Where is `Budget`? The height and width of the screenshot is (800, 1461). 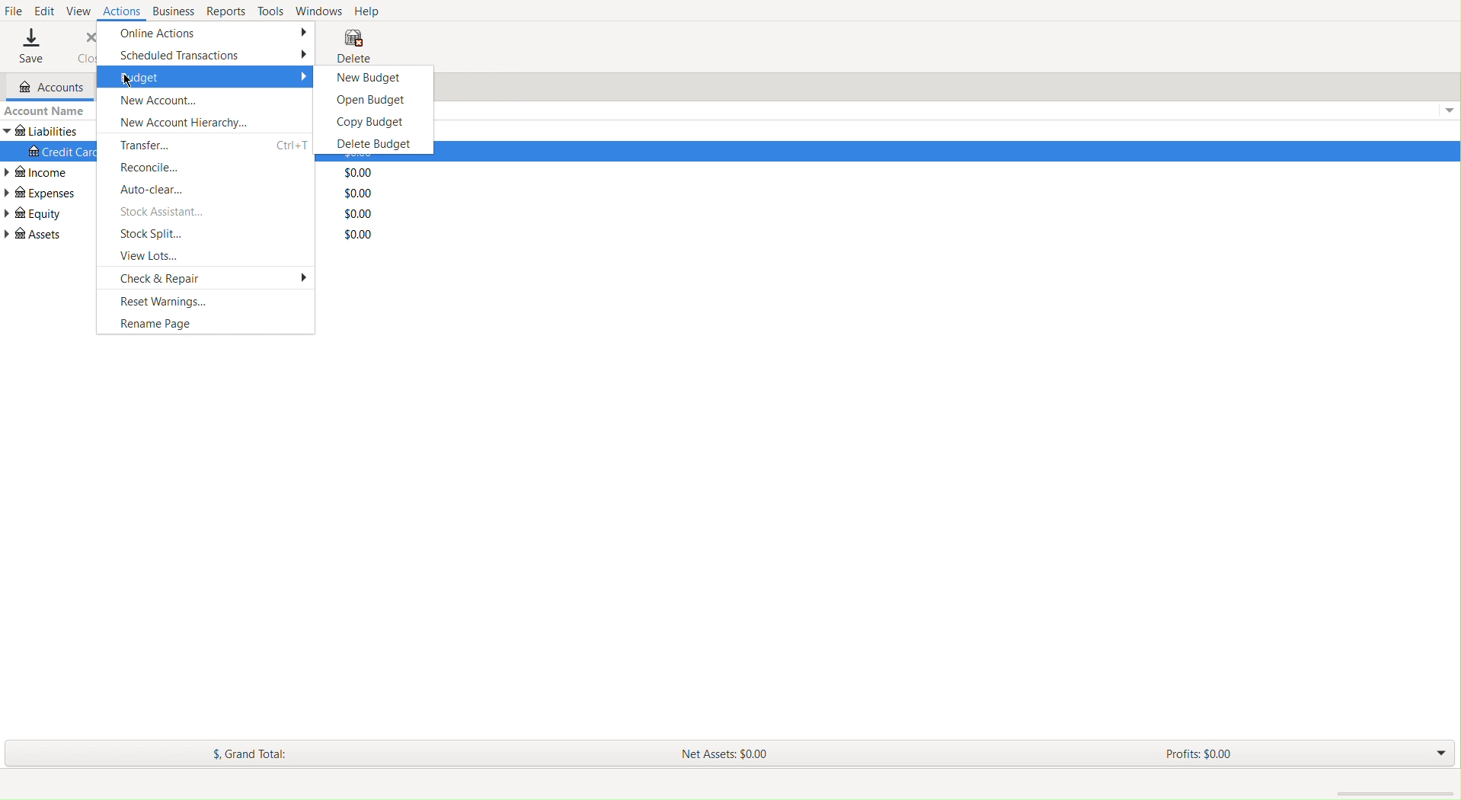 Budget is located at coordinates (206, 77).